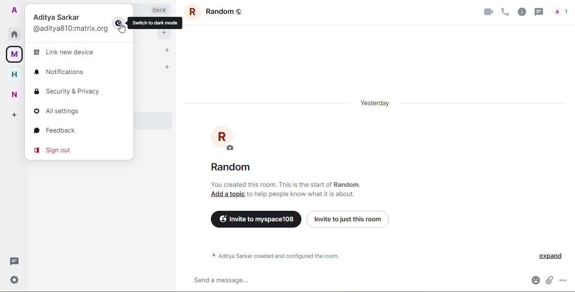 Image resolution: width=575 pixels, height=292 pixels. I want to click on Cursor, so click(123, 29).